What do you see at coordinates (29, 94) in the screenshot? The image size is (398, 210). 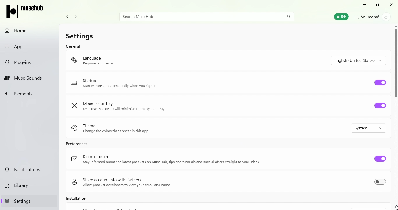 I see `Elements` at bounding box center [29, 94].